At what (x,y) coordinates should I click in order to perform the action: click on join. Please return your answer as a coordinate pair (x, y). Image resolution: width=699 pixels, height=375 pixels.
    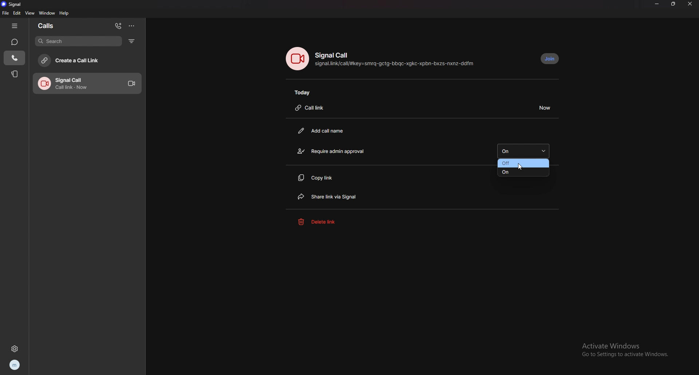
    Looking at the image, I should click on (550, 59).